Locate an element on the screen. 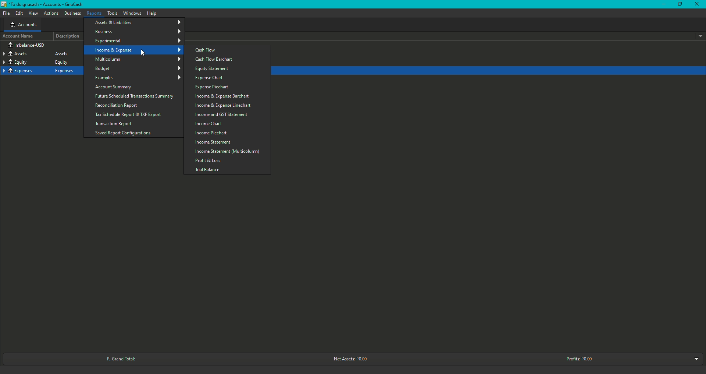  Reports is located at coordinates (94, 13).